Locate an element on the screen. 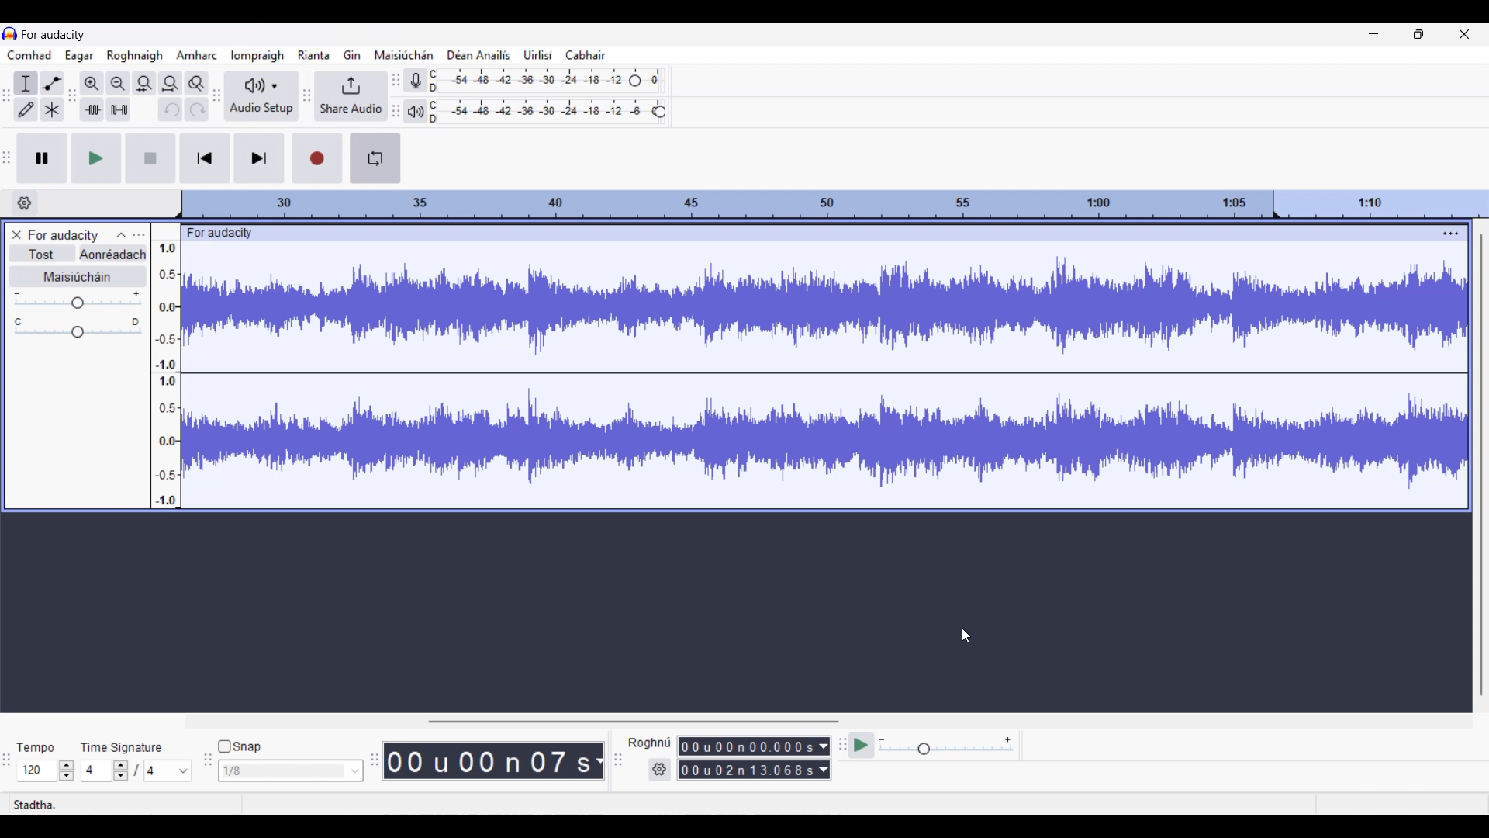  Solo is located at coordinates (113, 254).